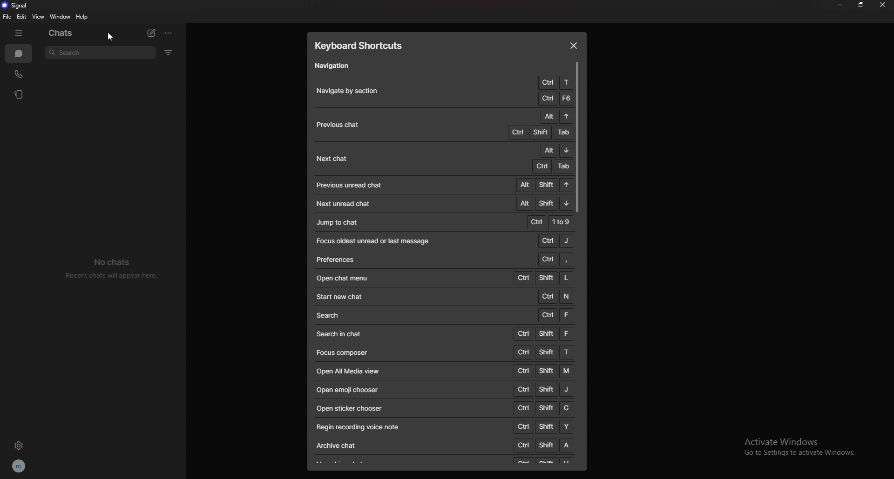  What do you see at coordinates (543, 333) in the screenshot?
I see `CTRL + SHIFT + F` at bounding box center [543, 333].